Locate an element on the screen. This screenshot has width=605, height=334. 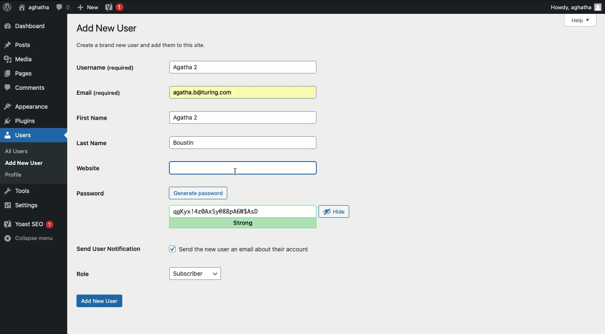
Username (required) is located at coordinates (113, 67).